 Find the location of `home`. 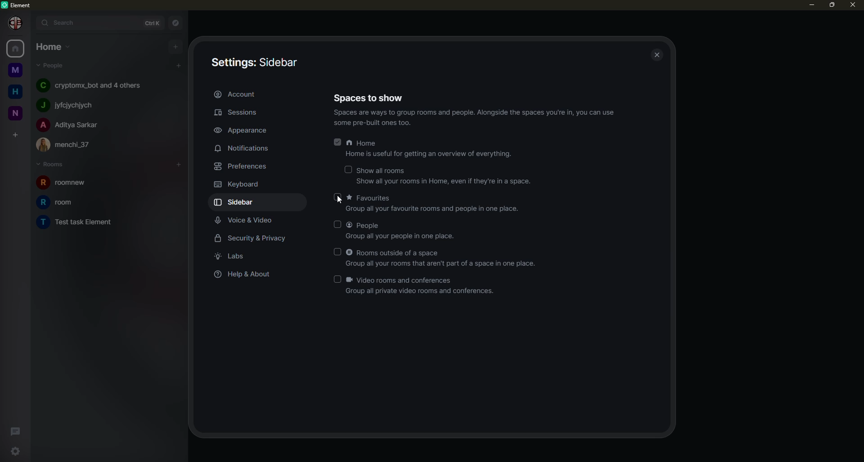

home is located at coordinates (13, 90).